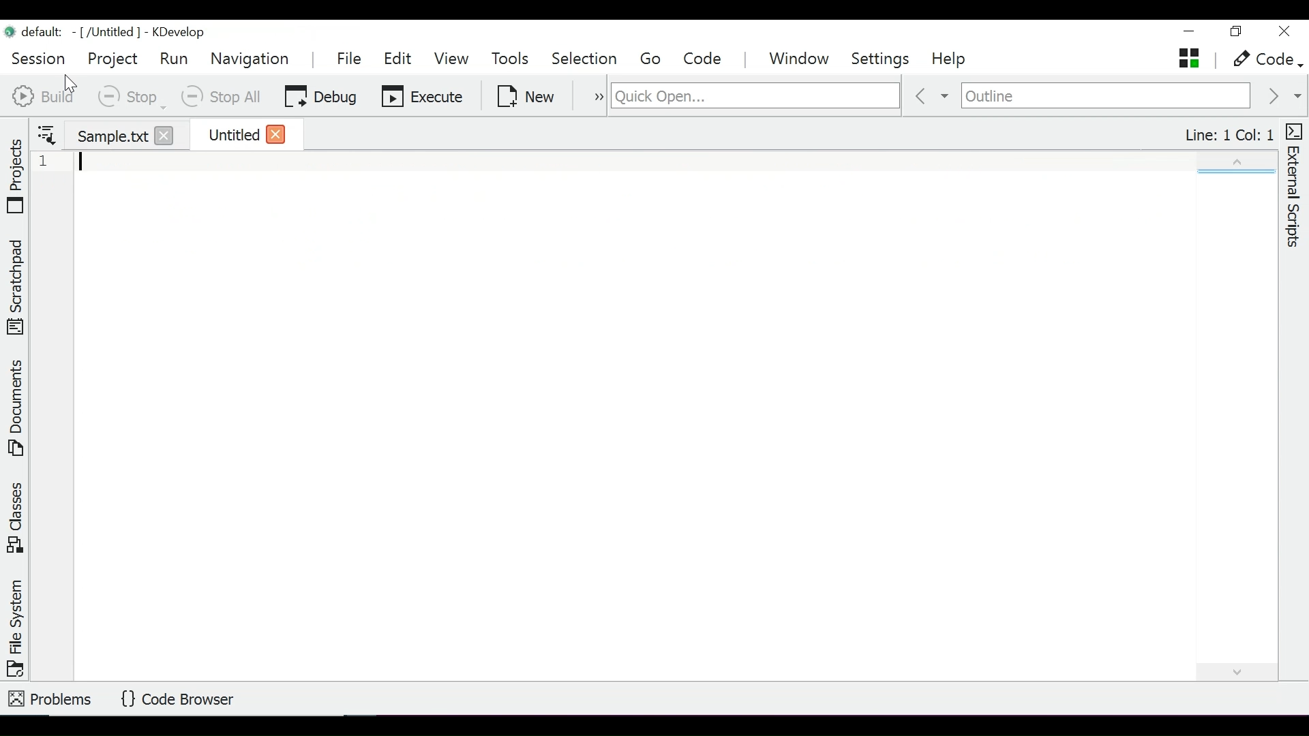 The image size is (1309, 736). I want to click on Tools, so click(513, 58).